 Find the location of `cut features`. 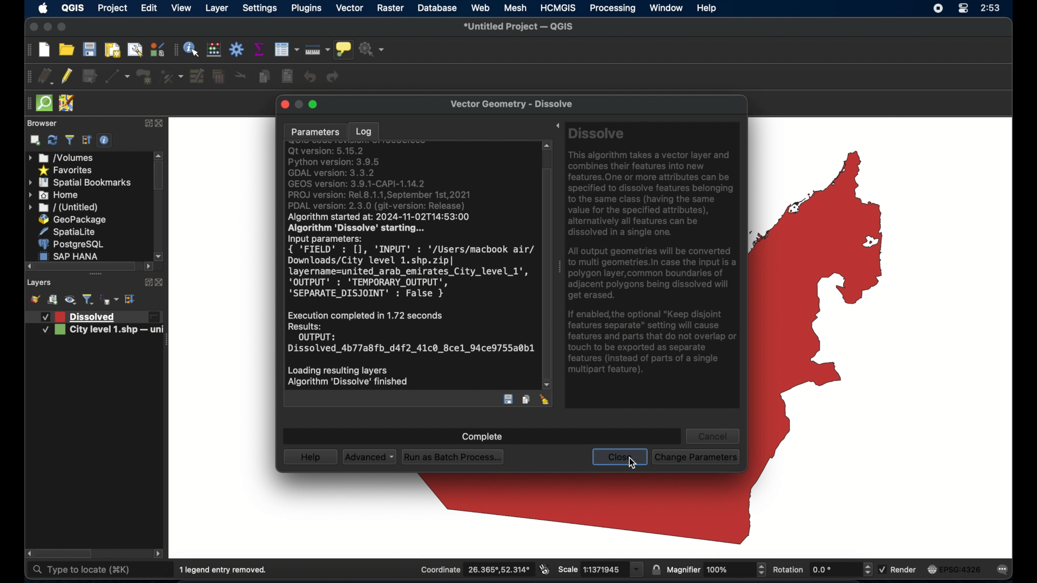

cut features is located at coordinates (240, 76).